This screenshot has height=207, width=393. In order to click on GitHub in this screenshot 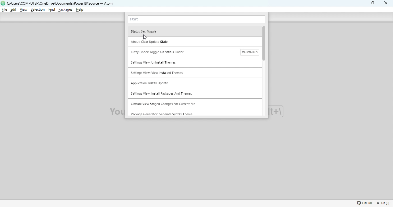, I will do `click(364, 204)`.